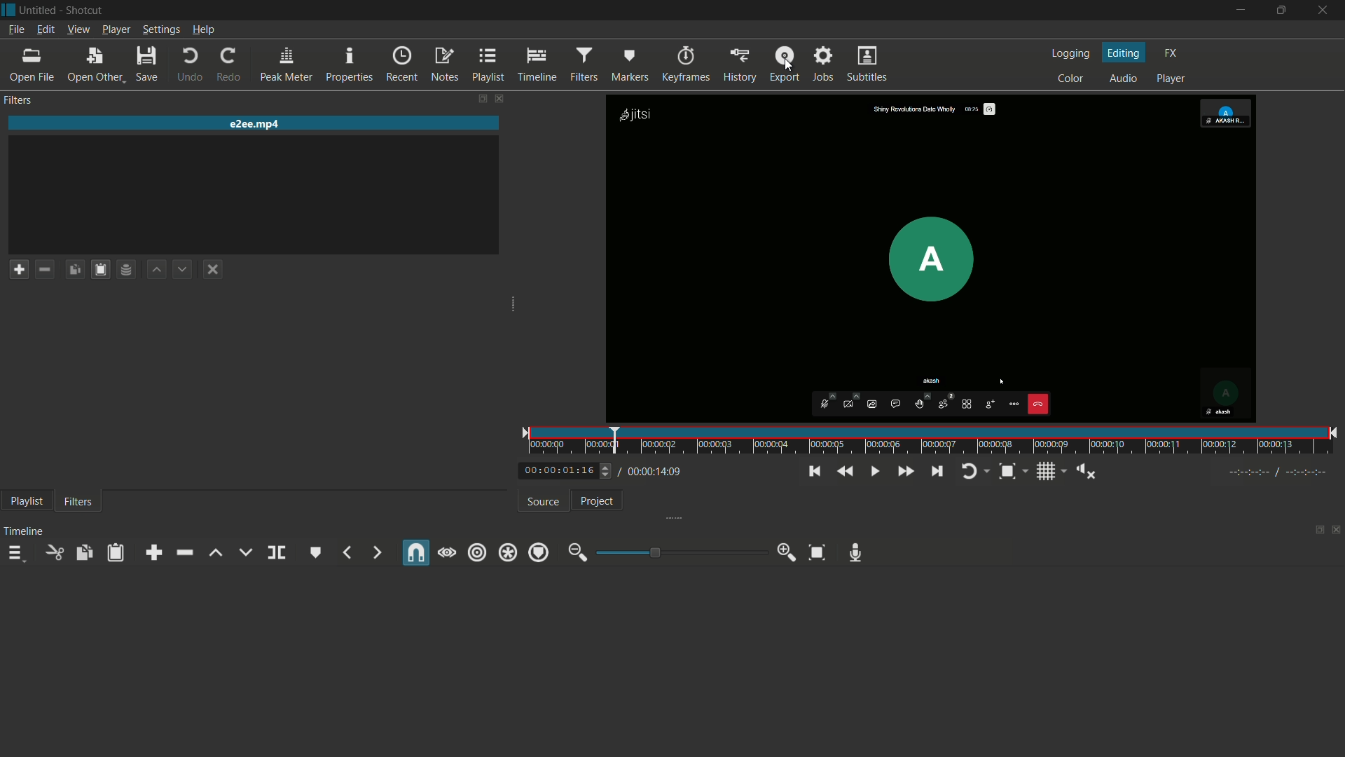  What do you see at coordinates (28, 501) in the screenshot?
I see `playlist` at bounding box center [28, 501].